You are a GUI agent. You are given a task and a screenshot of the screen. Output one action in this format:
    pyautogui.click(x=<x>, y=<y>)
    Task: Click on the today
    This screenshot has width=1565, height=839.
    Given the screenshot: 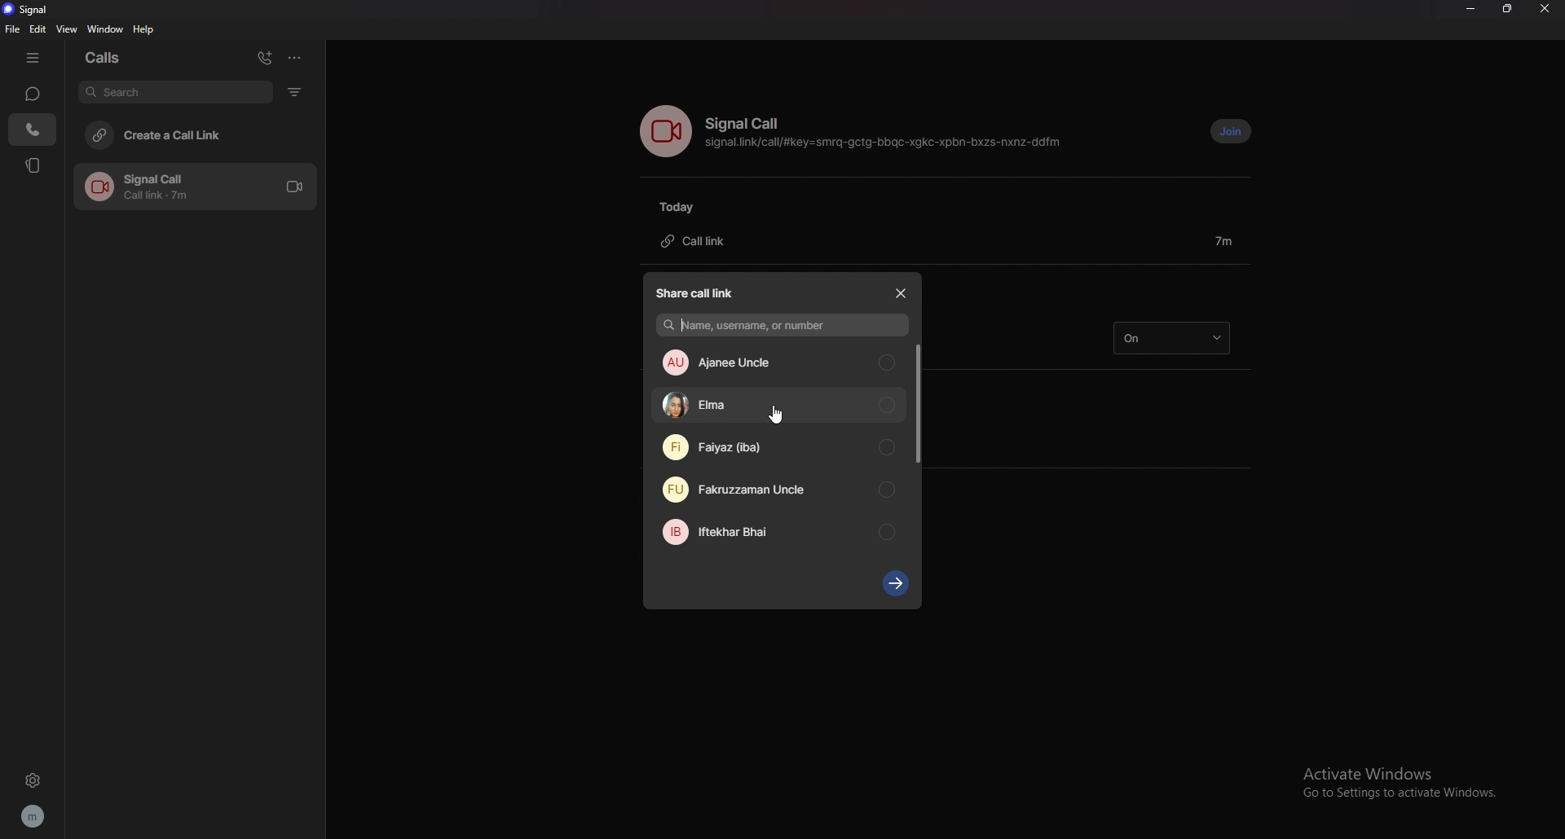 What is the action you would take?
    pyautogui.click(x=684, y=207)
    